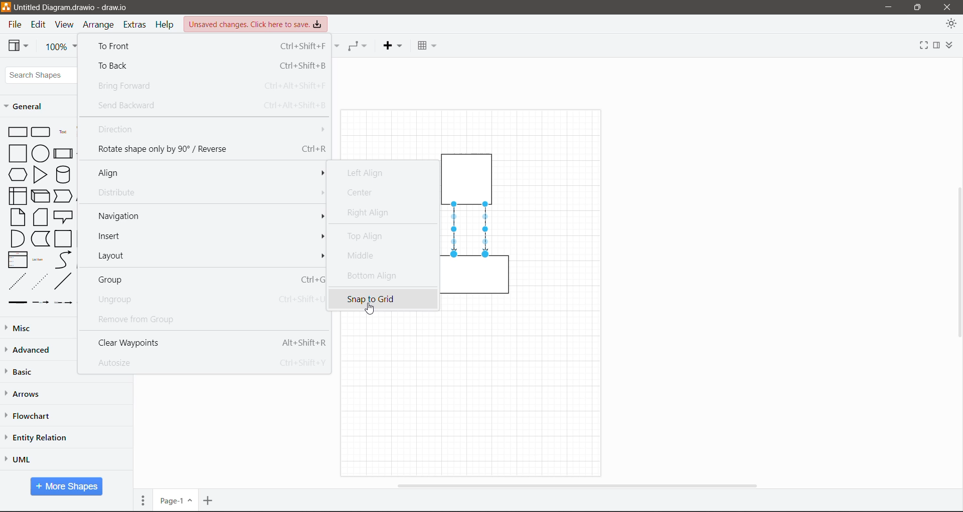 Image resolution: width=963 pixels, height=512 pixels. I want to click on Internal Storage, so click(17, 195).